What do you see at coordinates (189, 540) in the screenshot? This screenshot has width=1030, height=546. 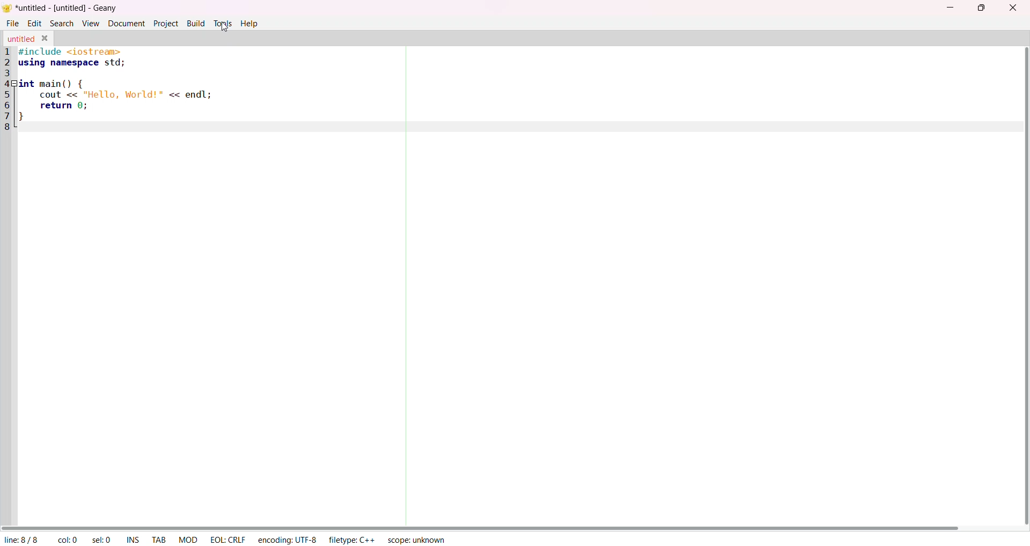 I see `MOD` at bounding box center [189, 540].